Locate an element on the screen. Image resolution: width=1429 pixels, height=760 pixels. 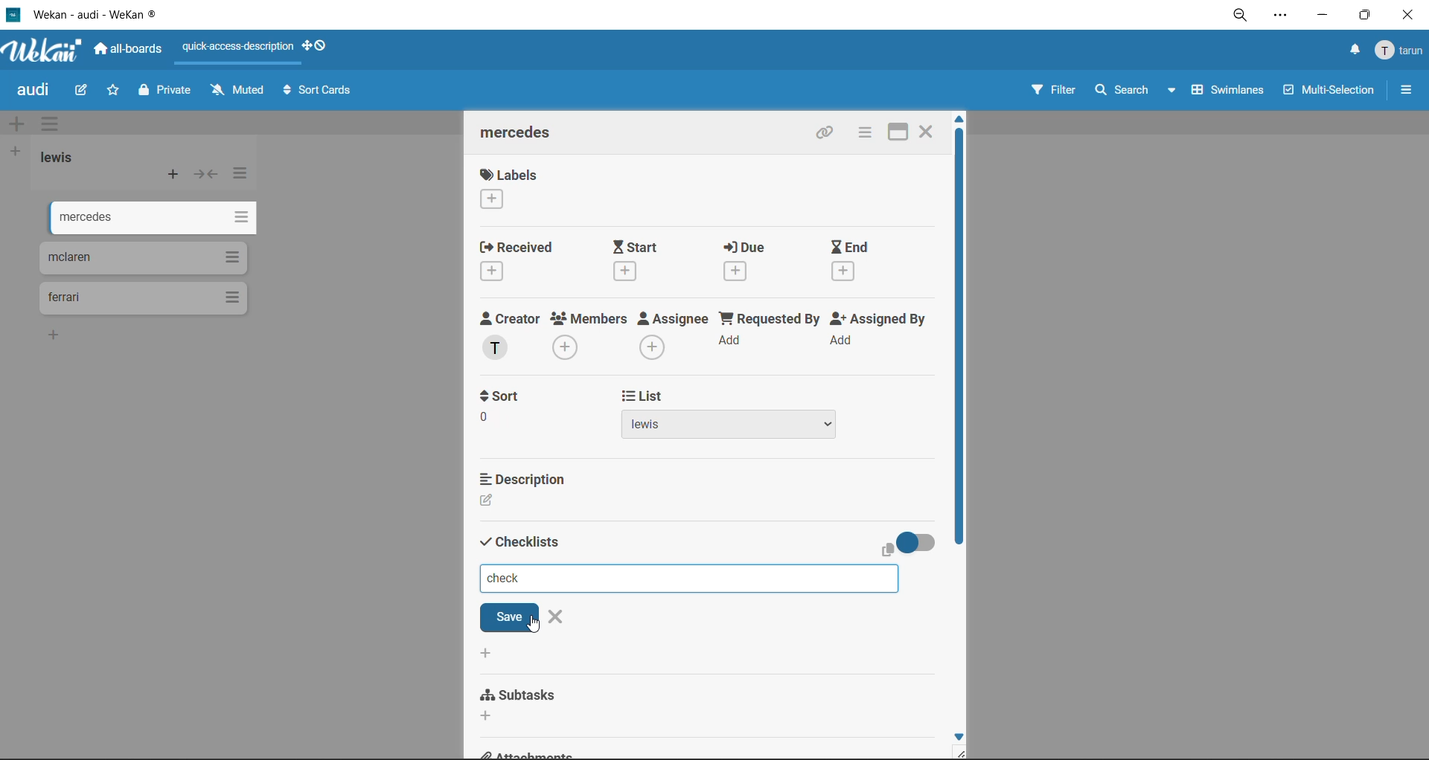
notifications is located at coordinates (1351, 50).